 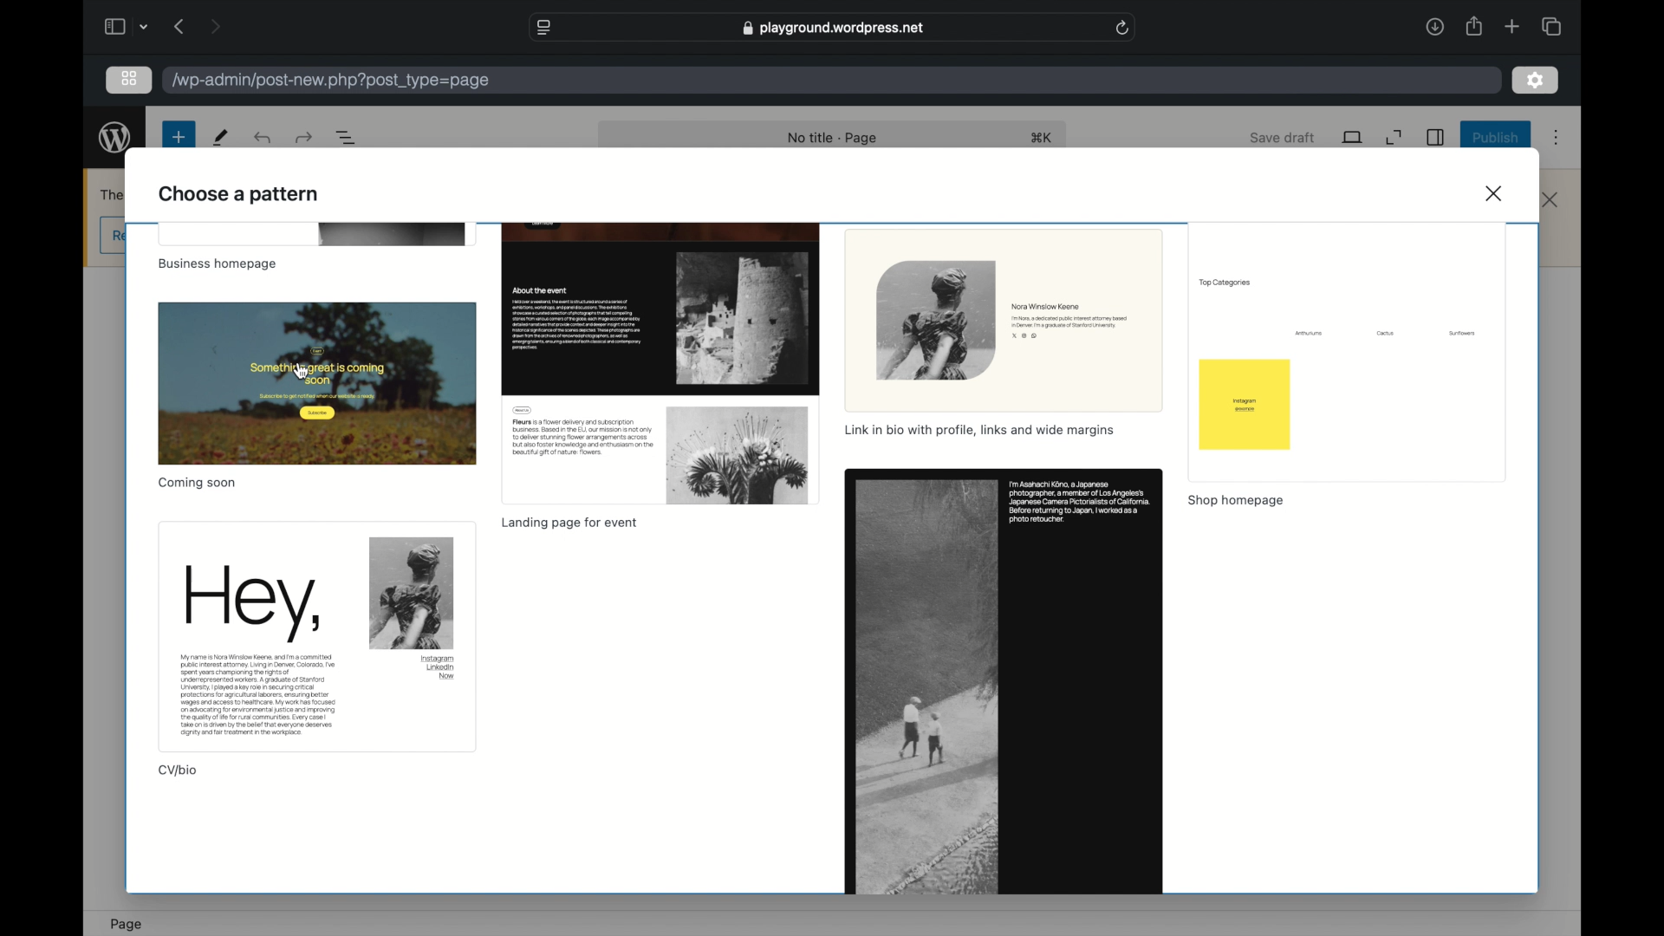 What do you see at coordinates (109, 193) in the screenshot?
I see `obscure text` at bounding box center [109, 193].